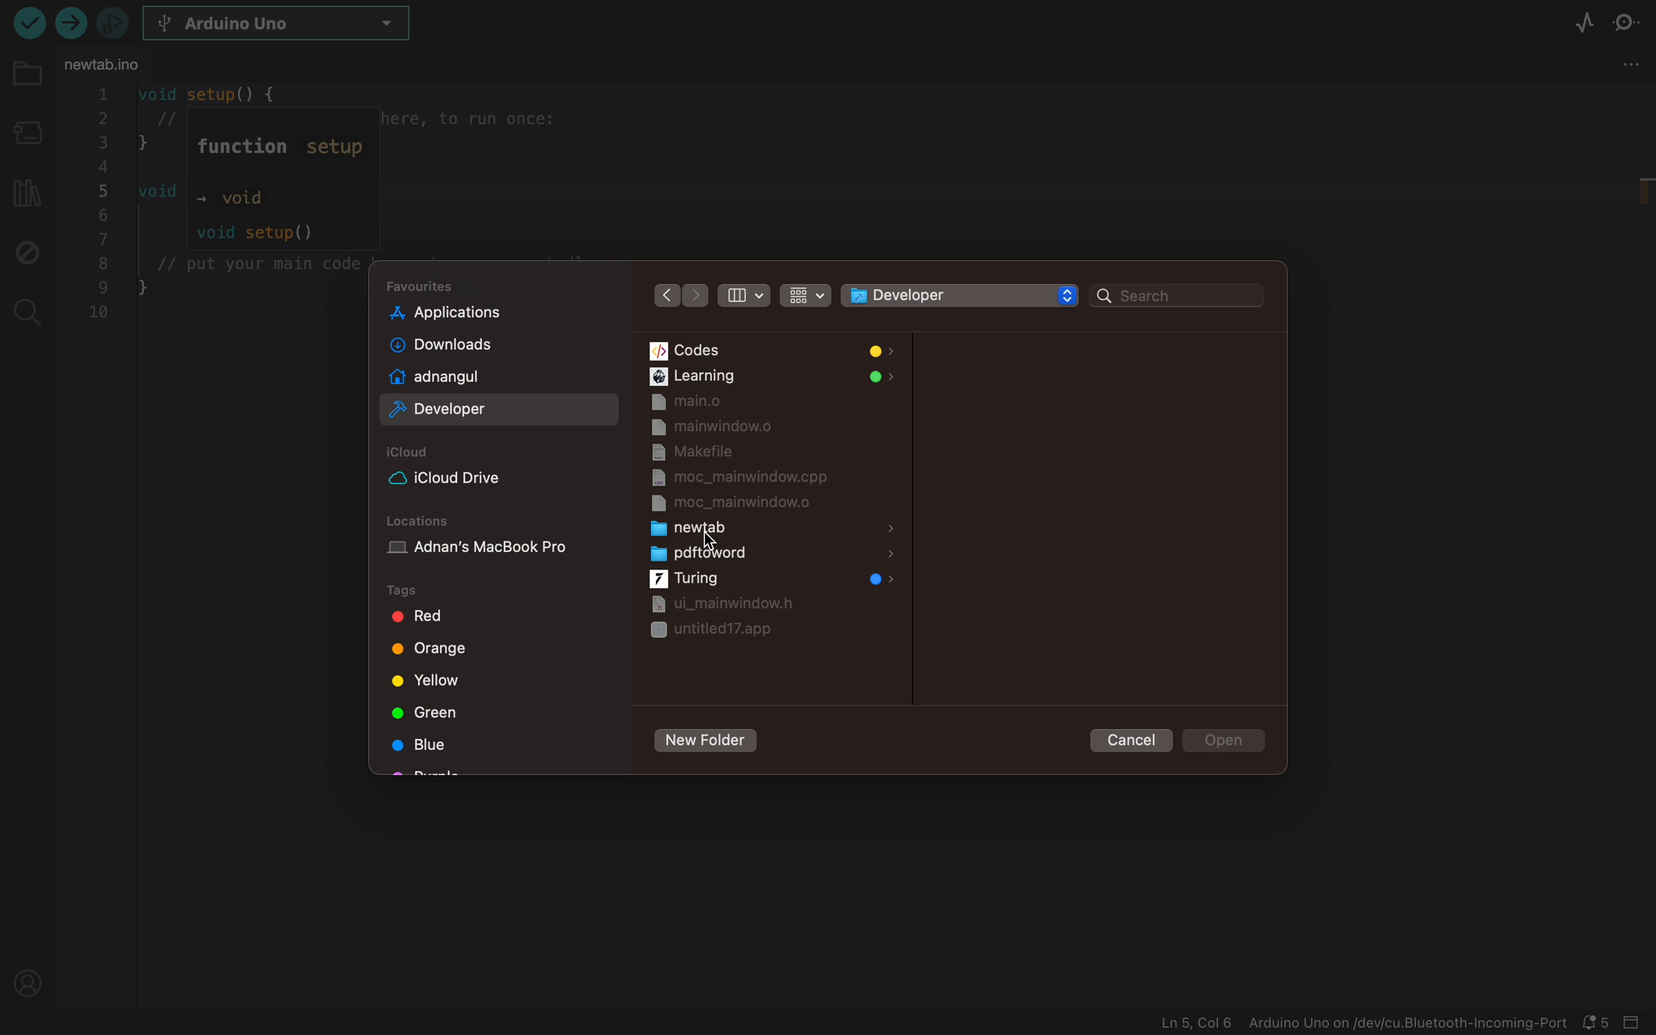 Image resolution: width=1656 pixels, height=1035 pixels. I want to click on upload, so click(27, 22).